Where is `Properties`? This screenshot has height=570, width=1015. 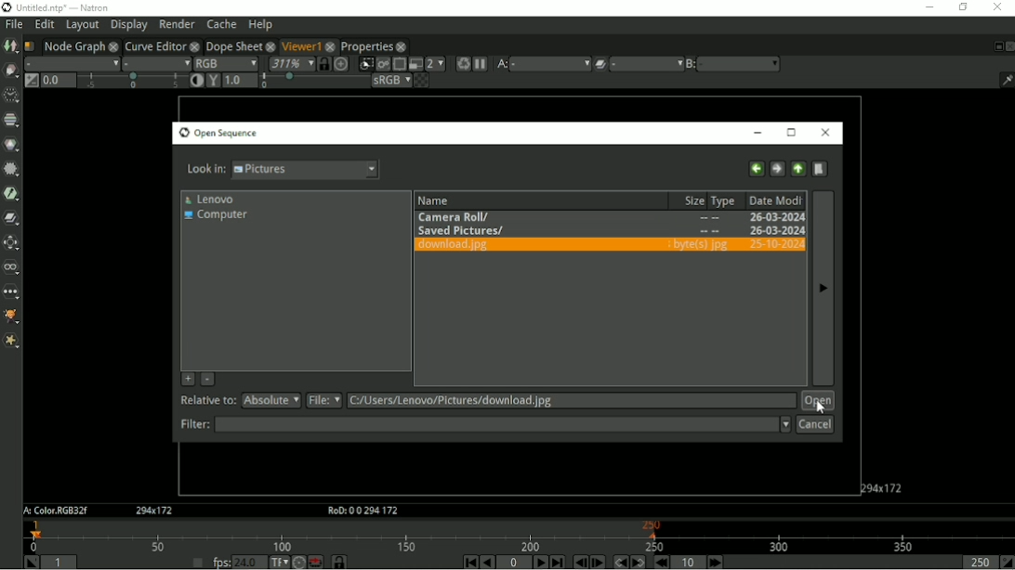 Properties is located at coordinates (367, 46).